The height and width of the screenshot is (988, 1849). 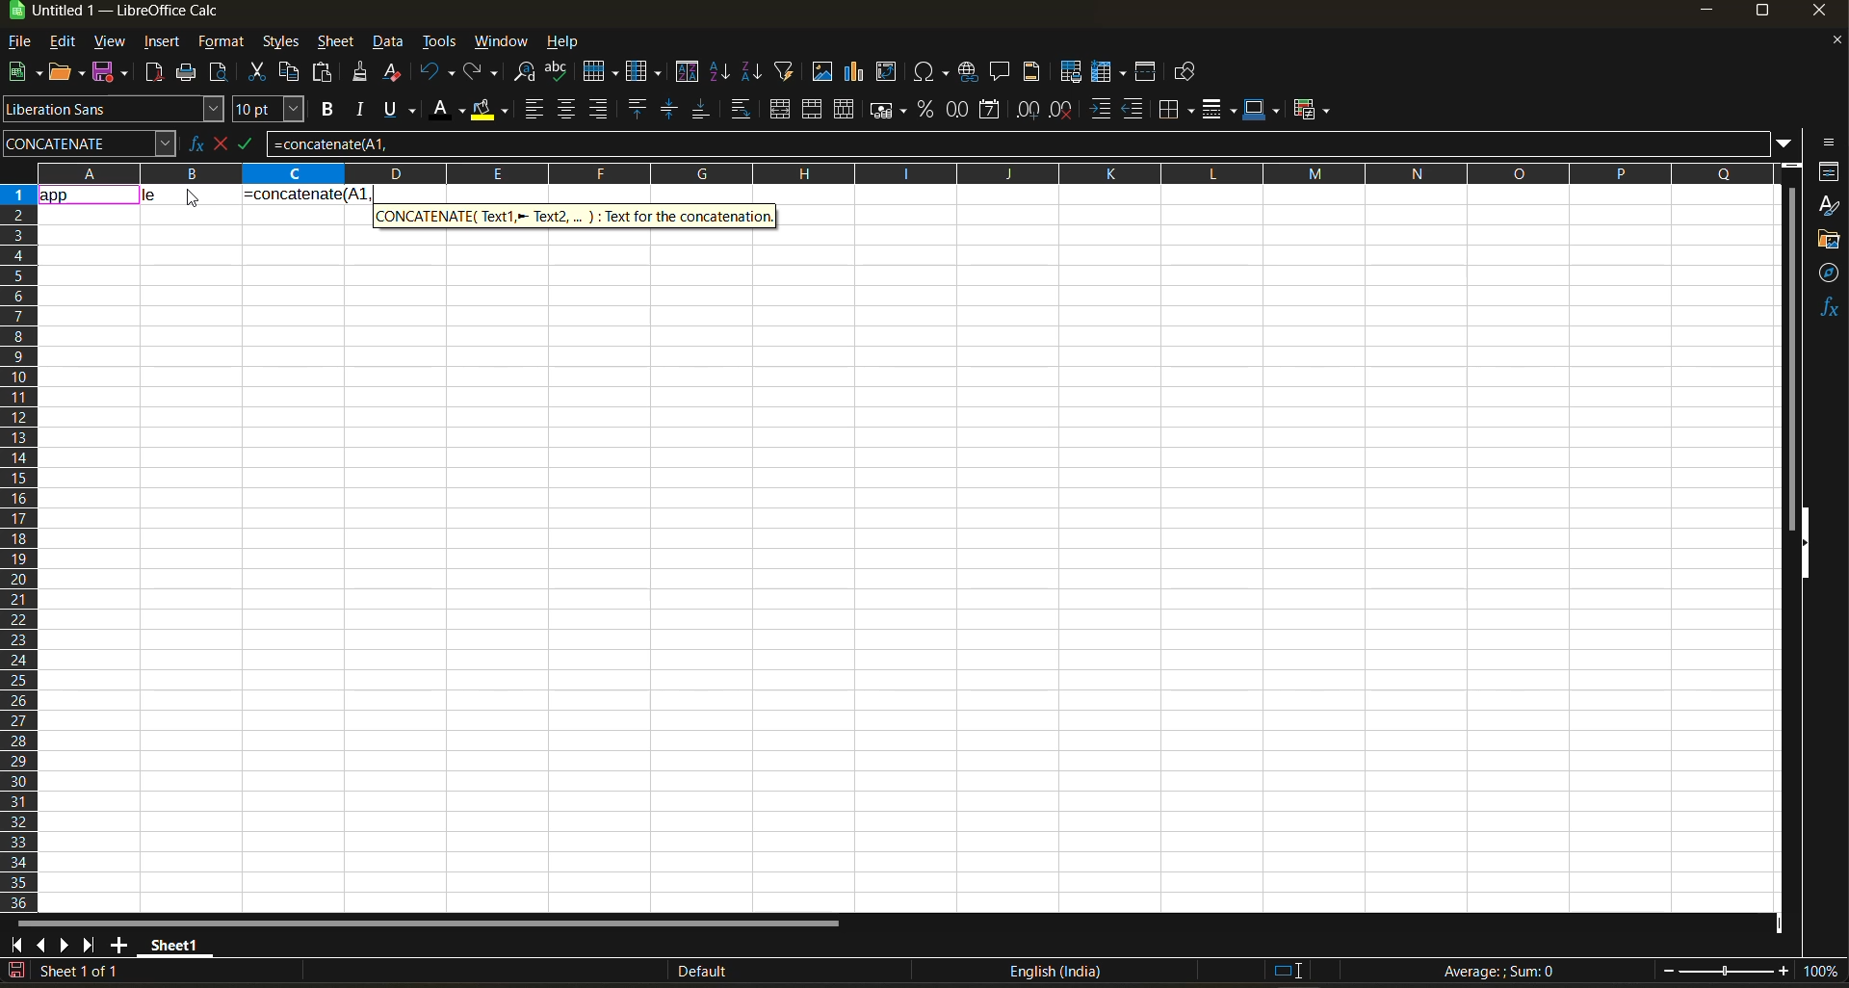 I want to click on borders, so click(x=1177, y=110).